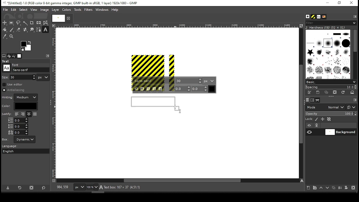 This screenshot has height=202, width=359. I want to click on move layer one step up, so click(321, 188).